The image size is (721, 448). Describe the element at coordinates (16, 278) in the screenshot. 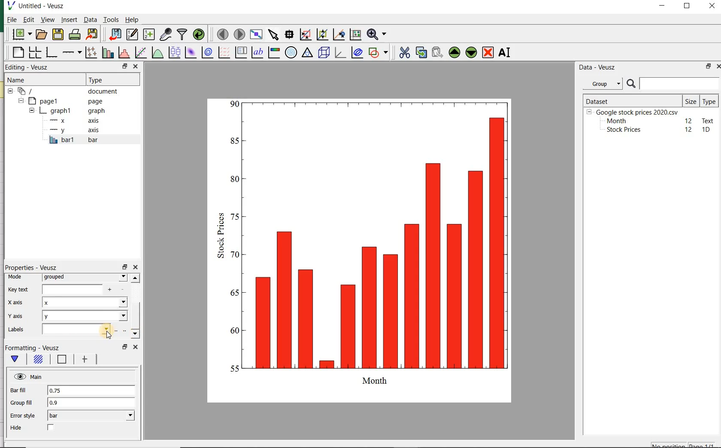

I see `Mode` at that location.